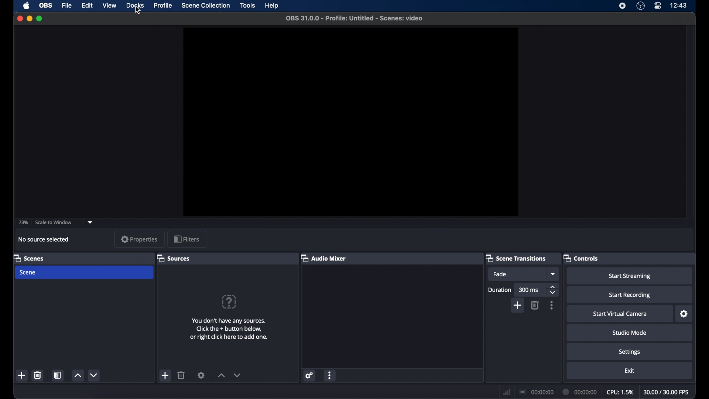 This screenshot has width=709, height=399. I want to click on dropdown, so click(553, 274).